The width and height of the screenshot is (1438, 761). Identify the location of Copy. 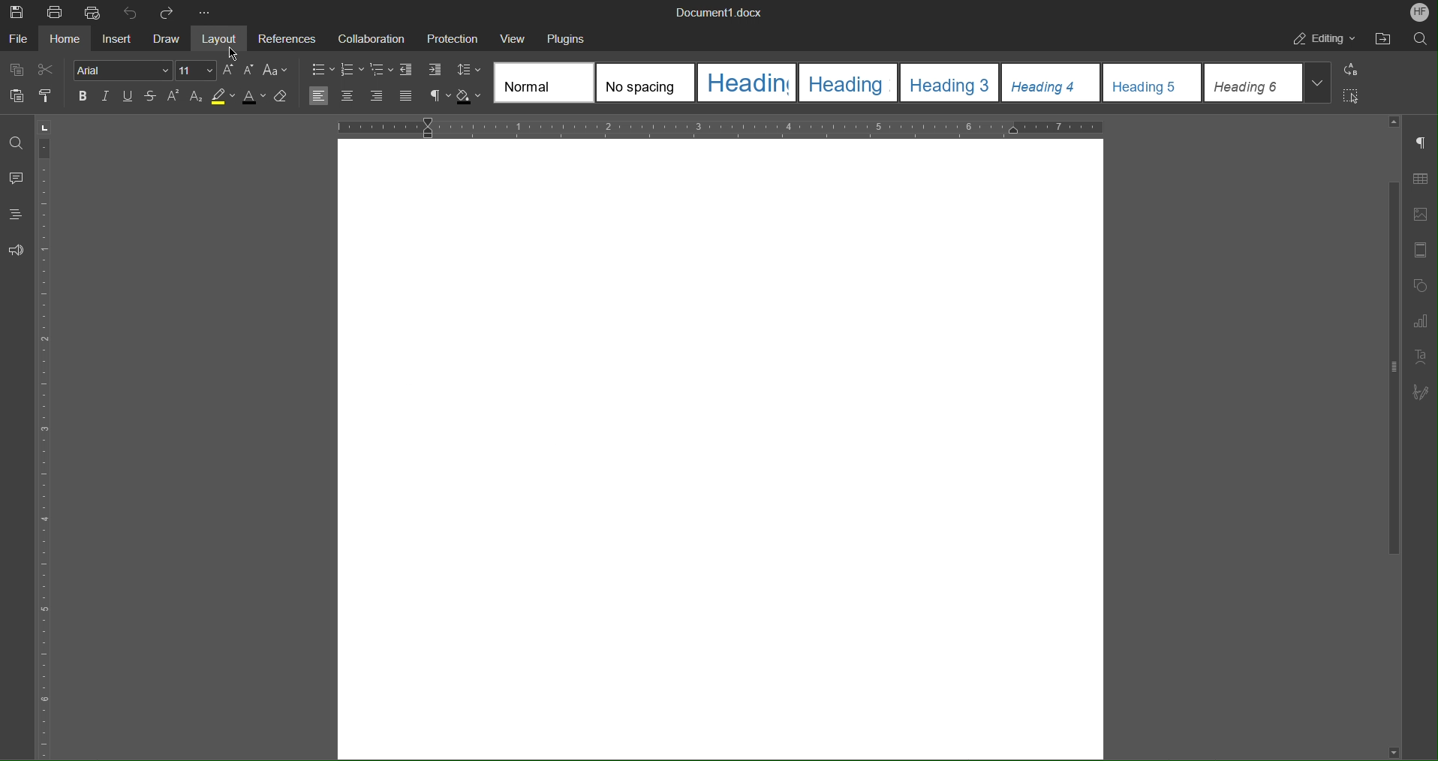
(18, 71).